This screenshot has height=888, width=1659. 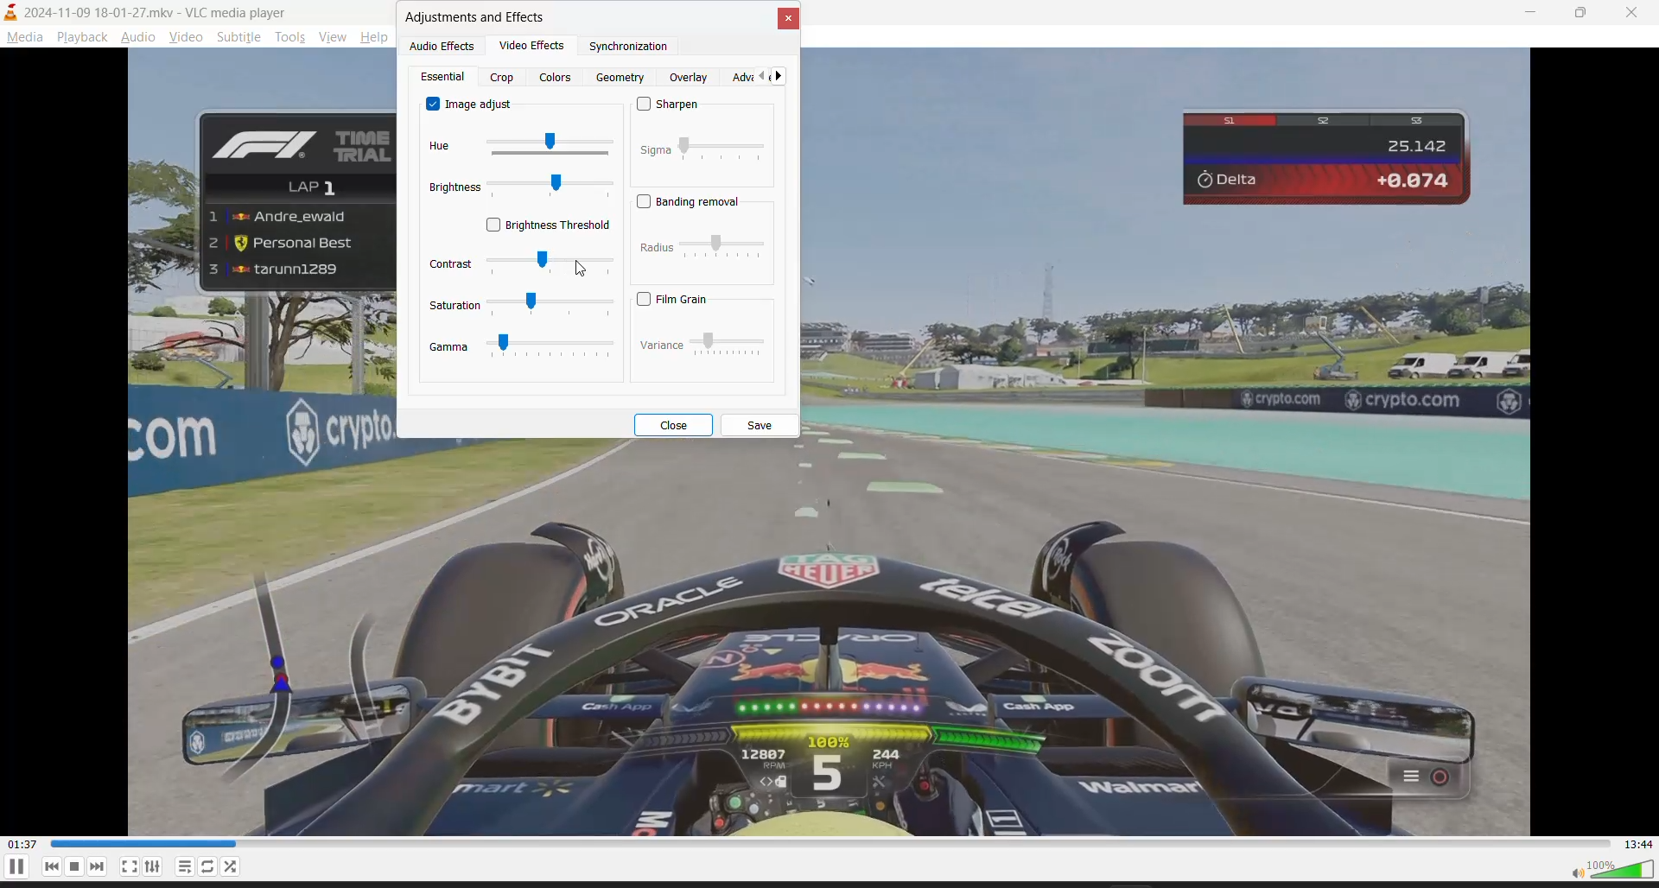 What do you see at coordinates (701, 251) in the screenshot?
I see `radius` at bounding box center [701, 251].